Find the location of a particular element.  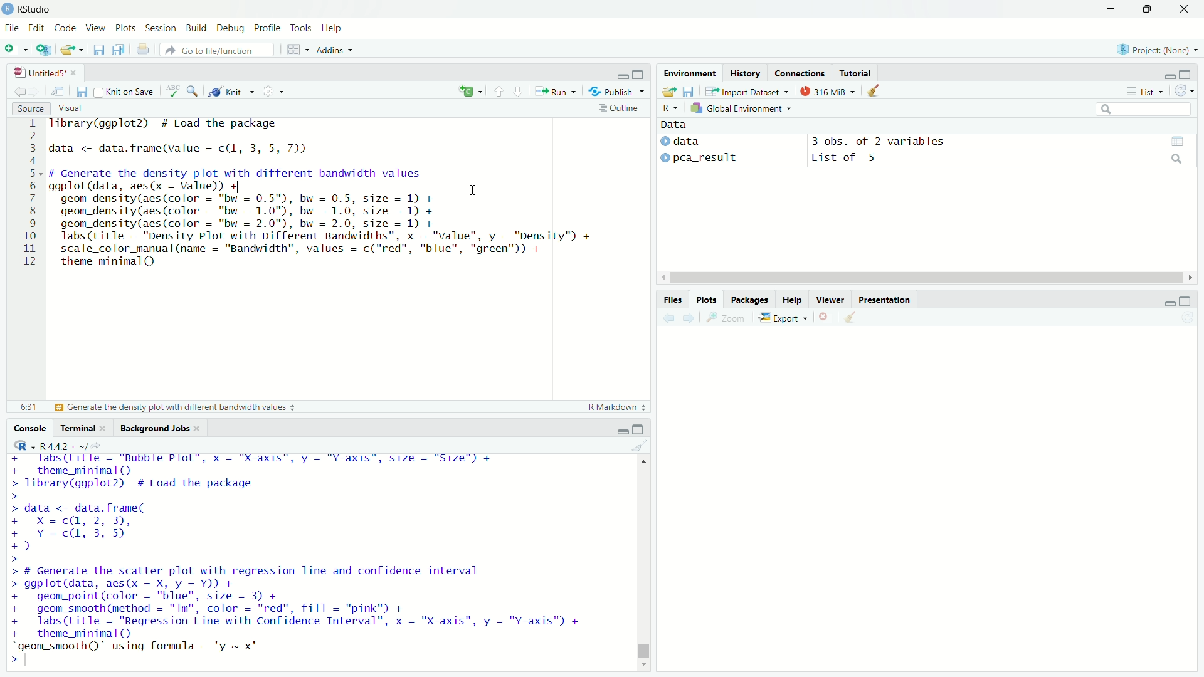

Data is located at coordinates (674, 125).